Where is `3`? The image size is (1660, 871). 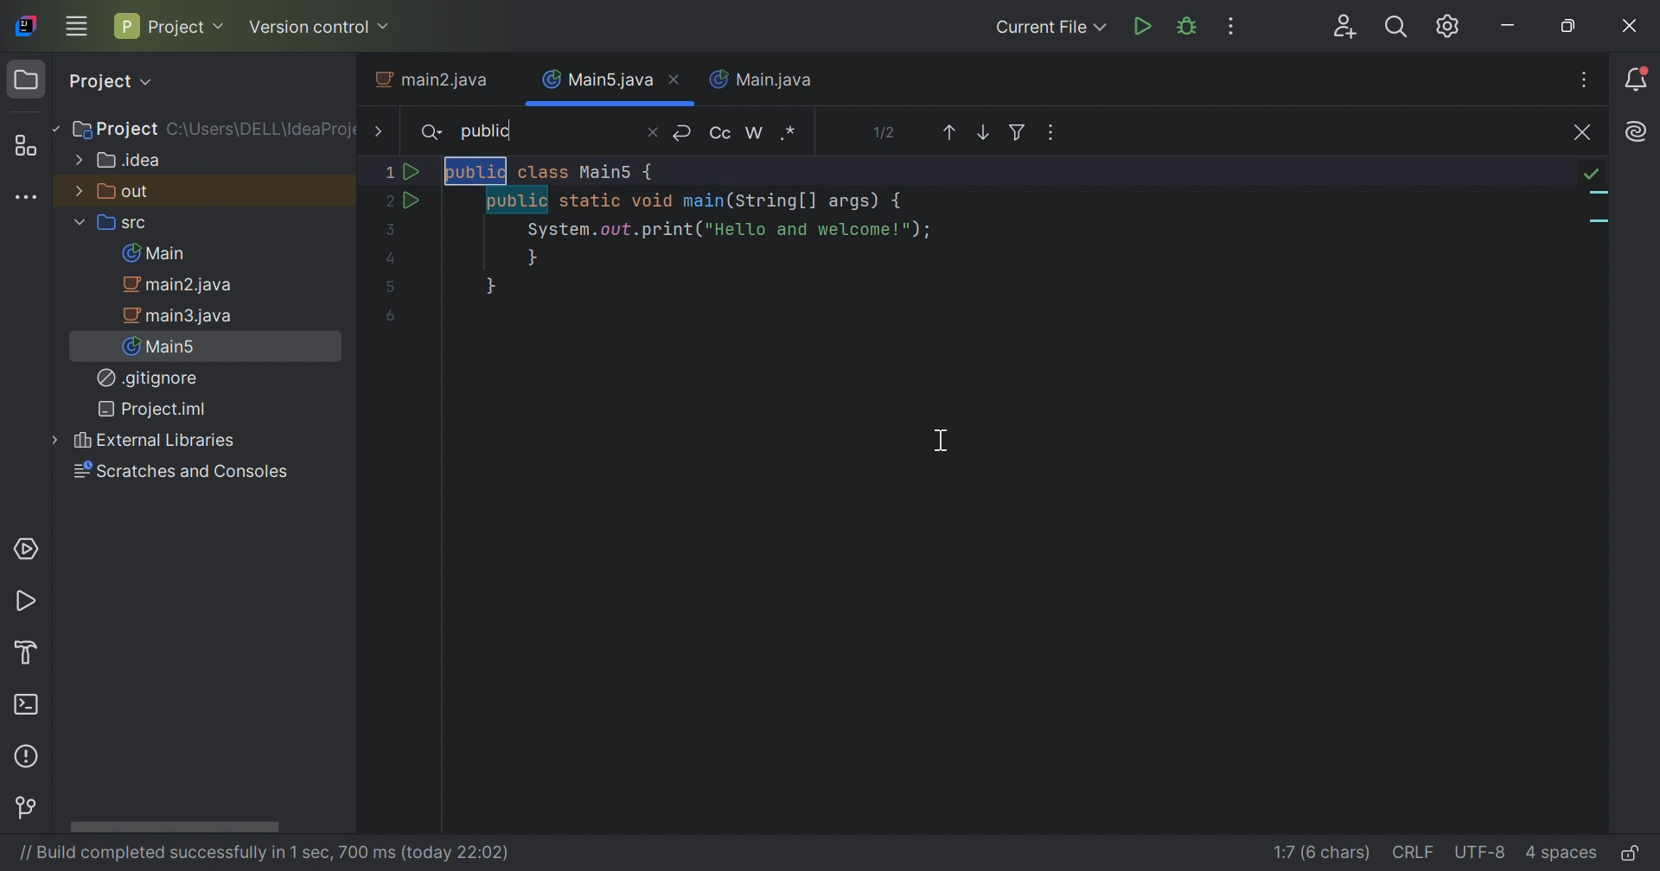 3 is located at coordinates (399, 230).